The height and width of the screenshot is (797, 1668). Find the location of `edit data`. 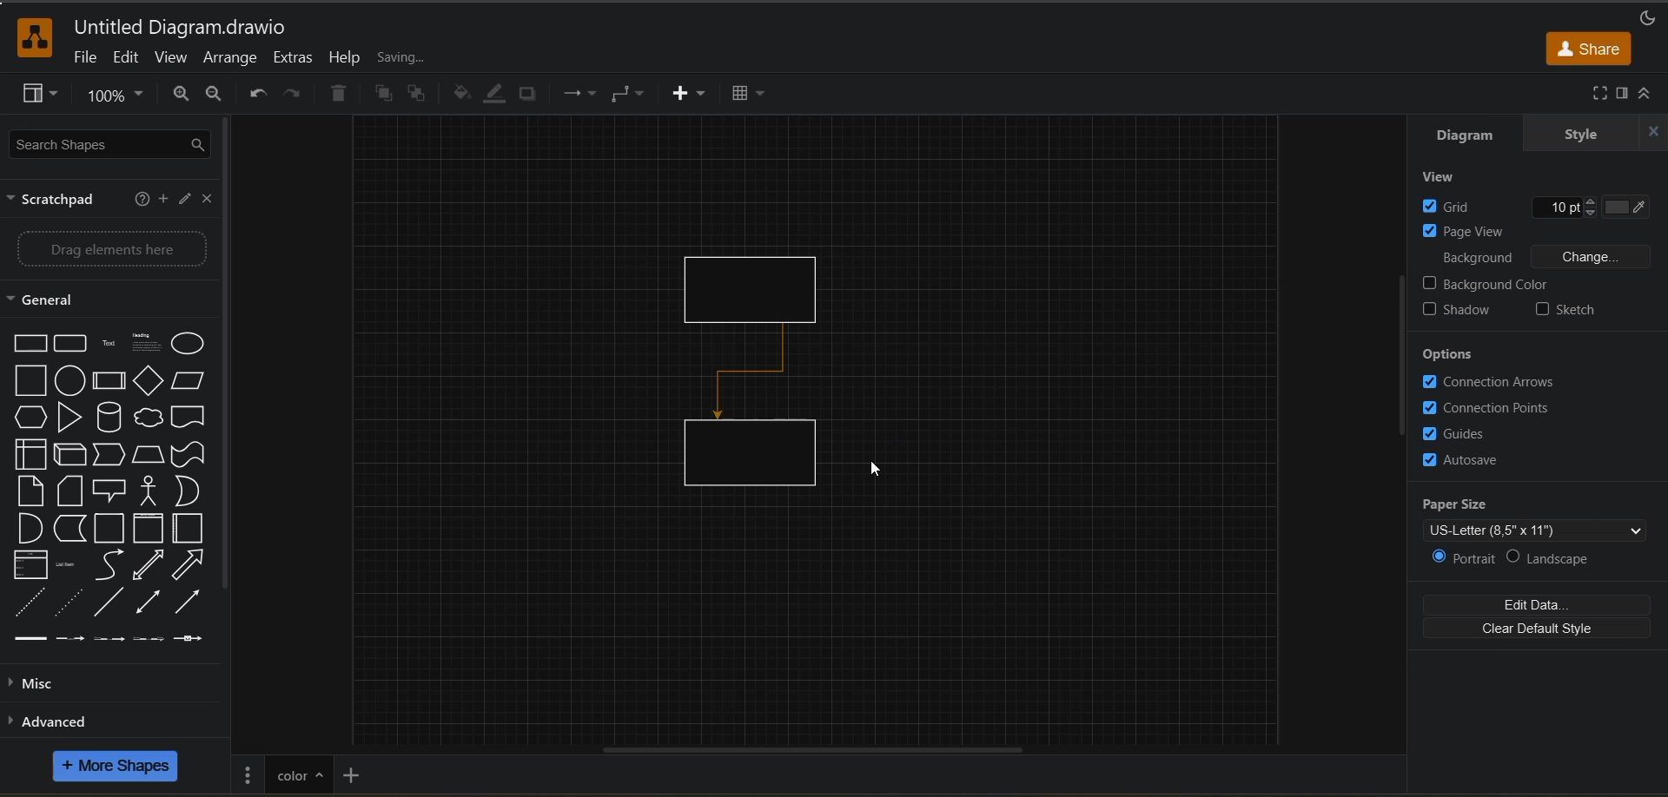

edit data is located at coordinates (1540, 603).